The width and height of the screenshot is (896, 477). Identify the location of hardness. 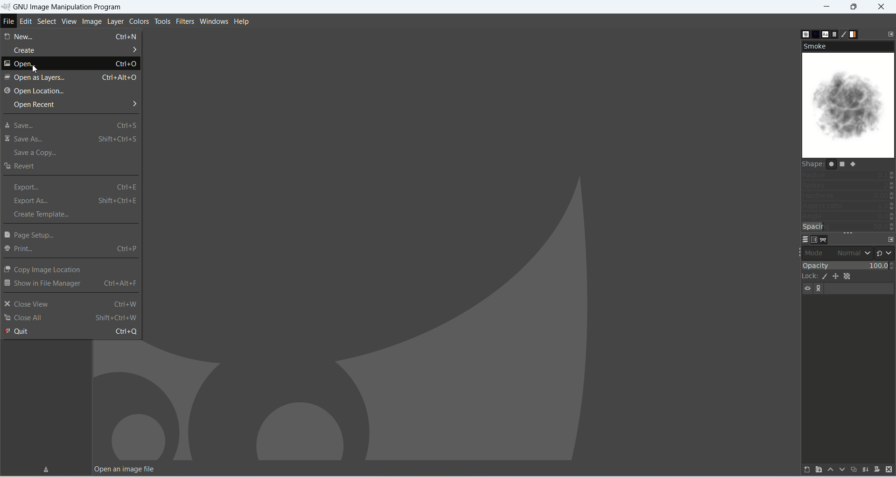
(848, 196).